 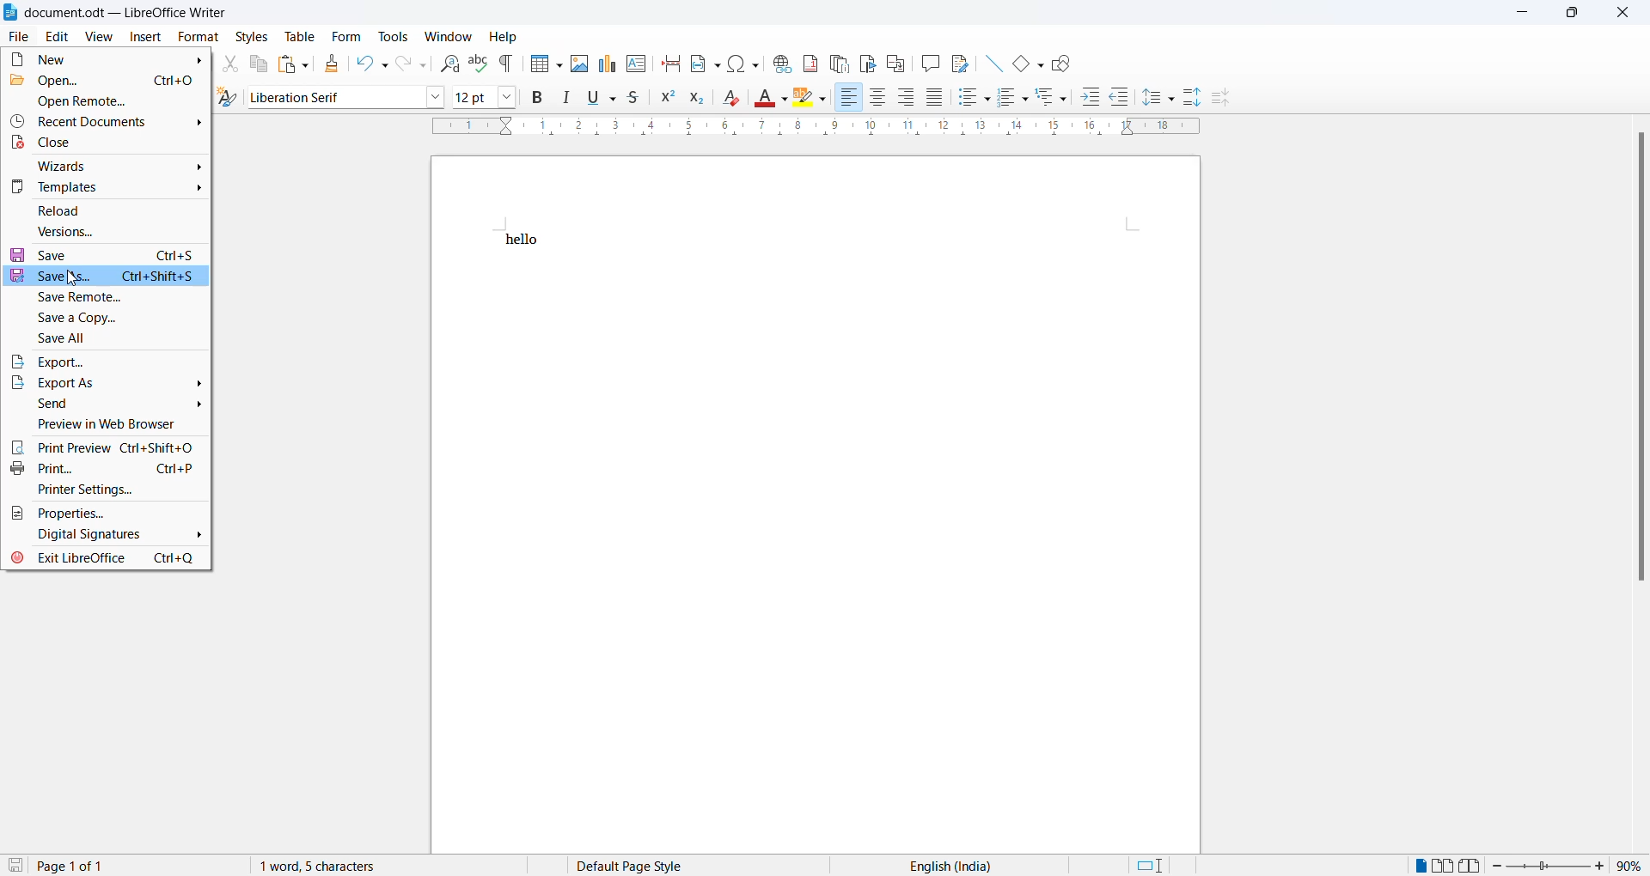 I want to click on Save all, so click(x=110, y=340).